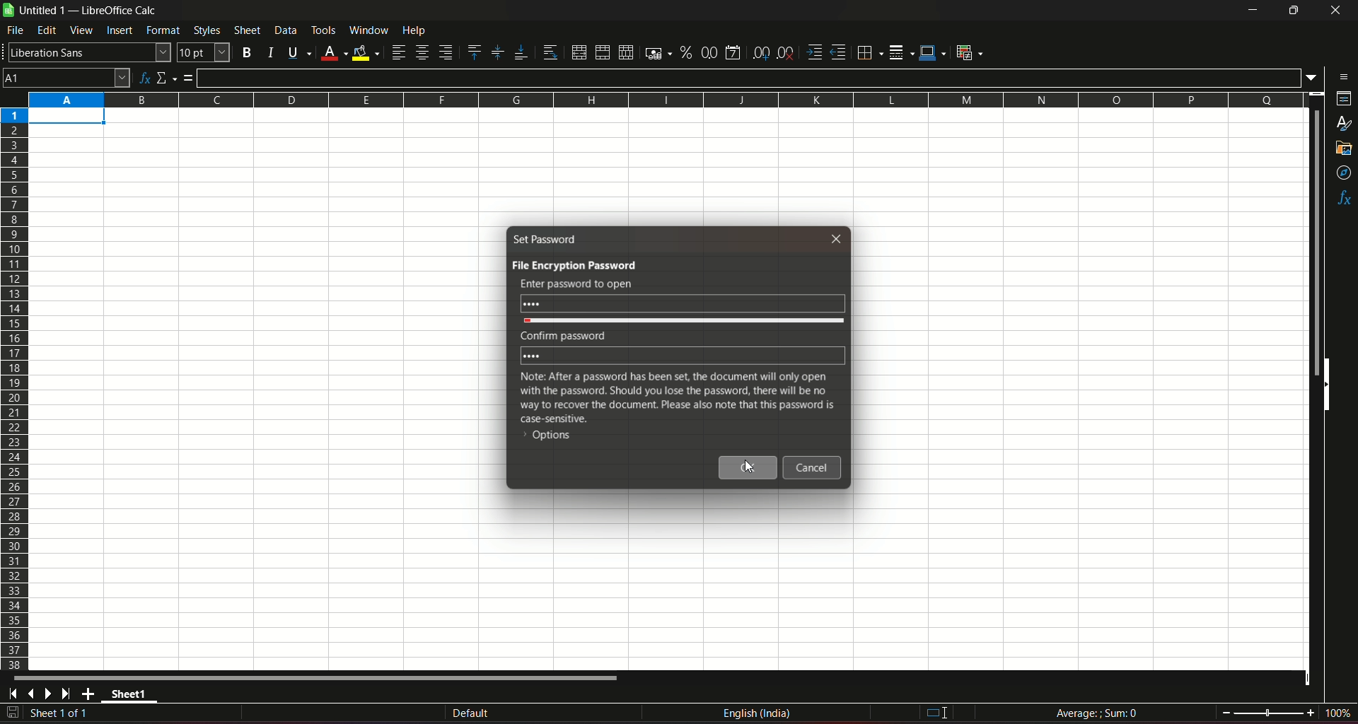  Describe the element at coordinates (88, 53) in the screenshot. I see `font styles` at that location.